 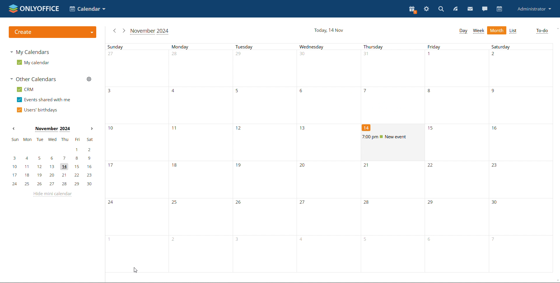 What do you see at coordinates (492, 240) in the screenshot?
I see `number` at bounding box center [492, 240].